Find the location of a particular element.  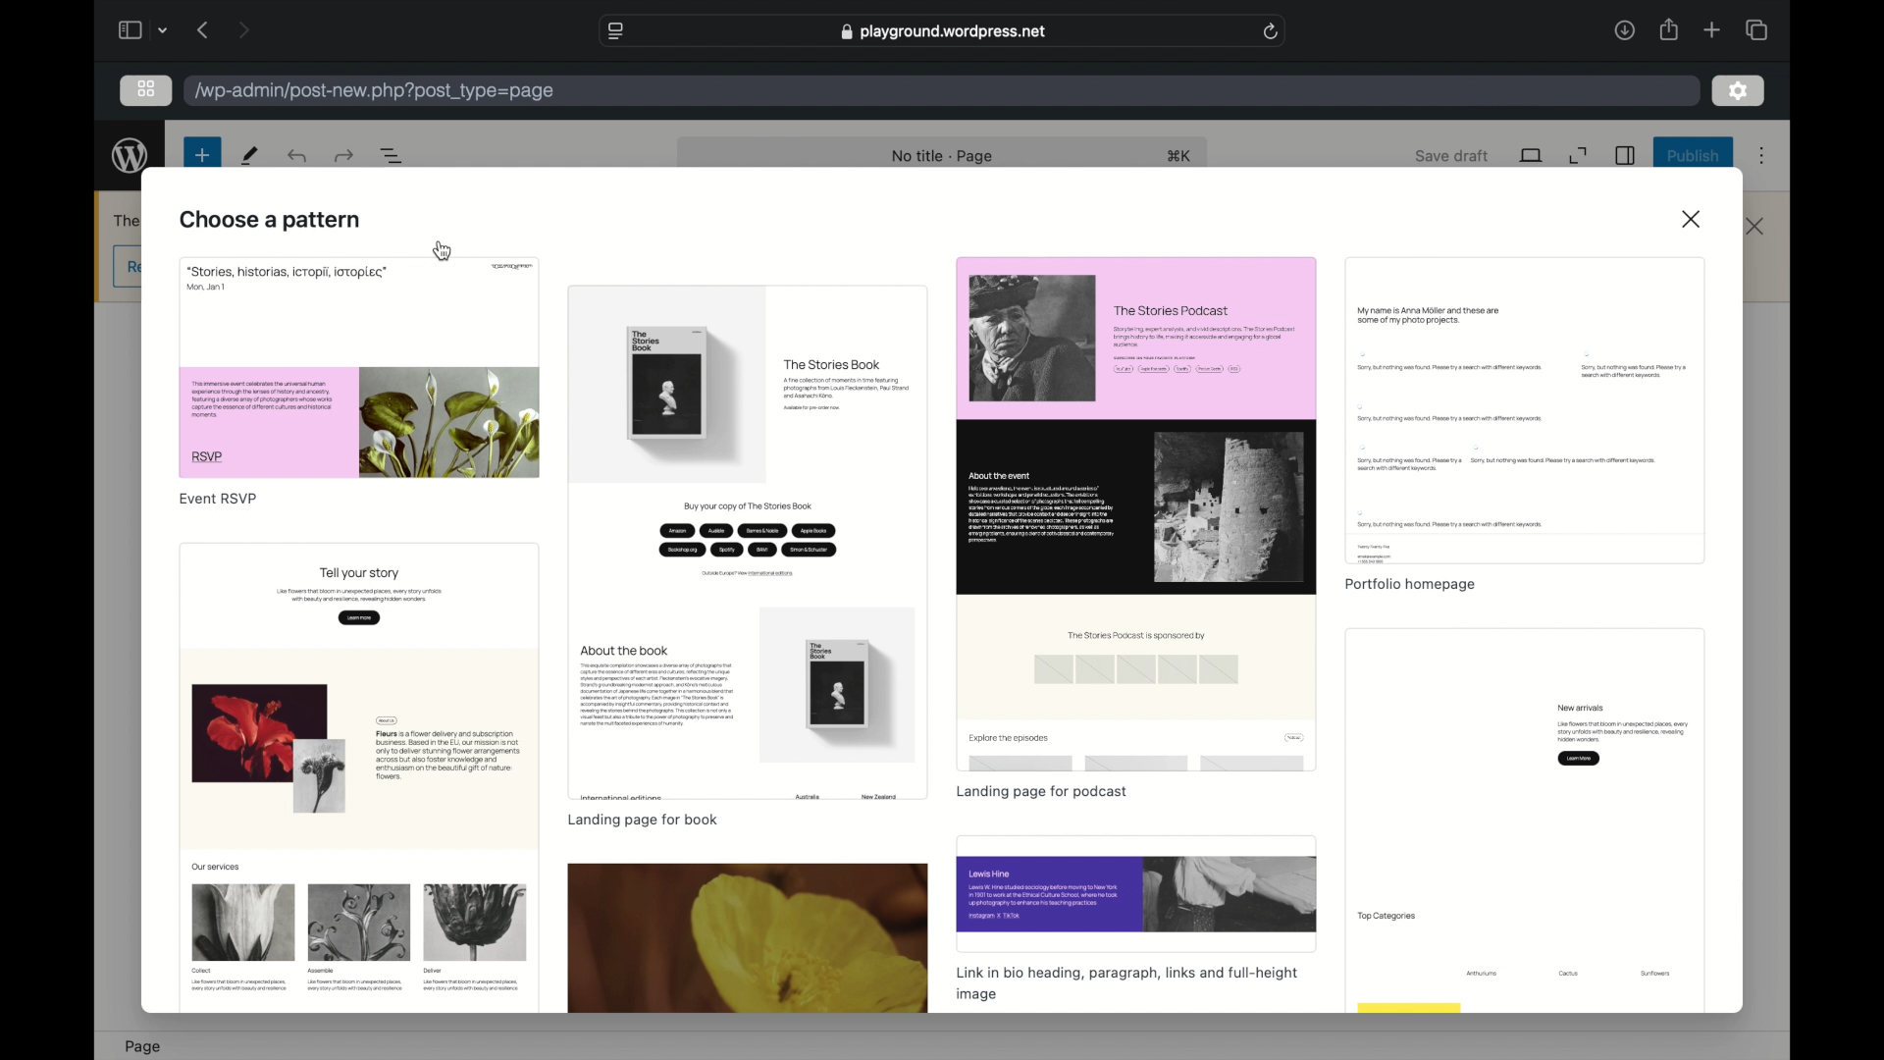

refresh is located at coordinates (1272, 32).